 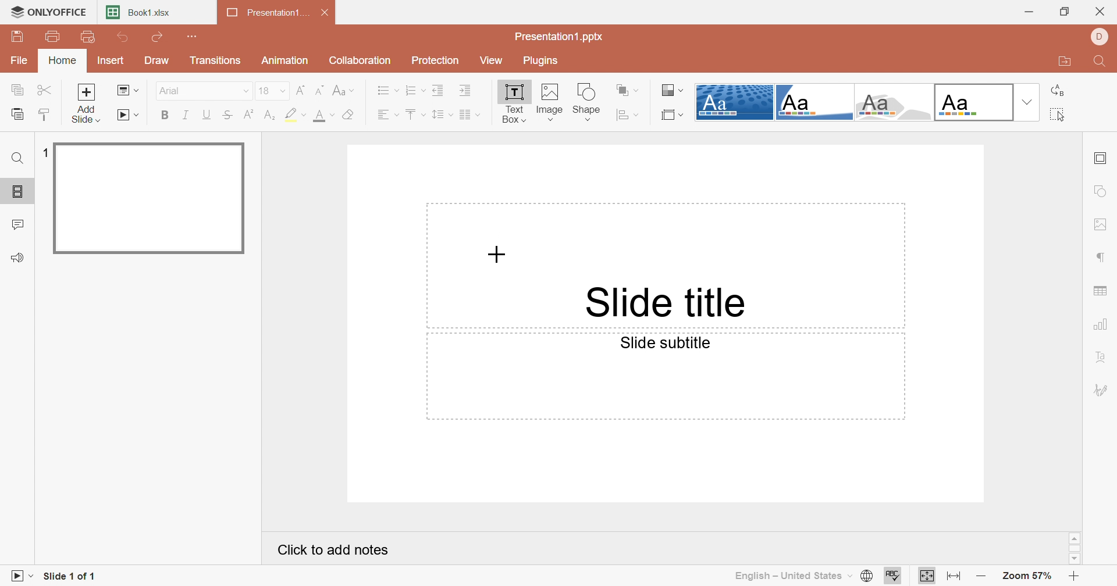 I want to click on Minimize, so click(x=1030, y=10).